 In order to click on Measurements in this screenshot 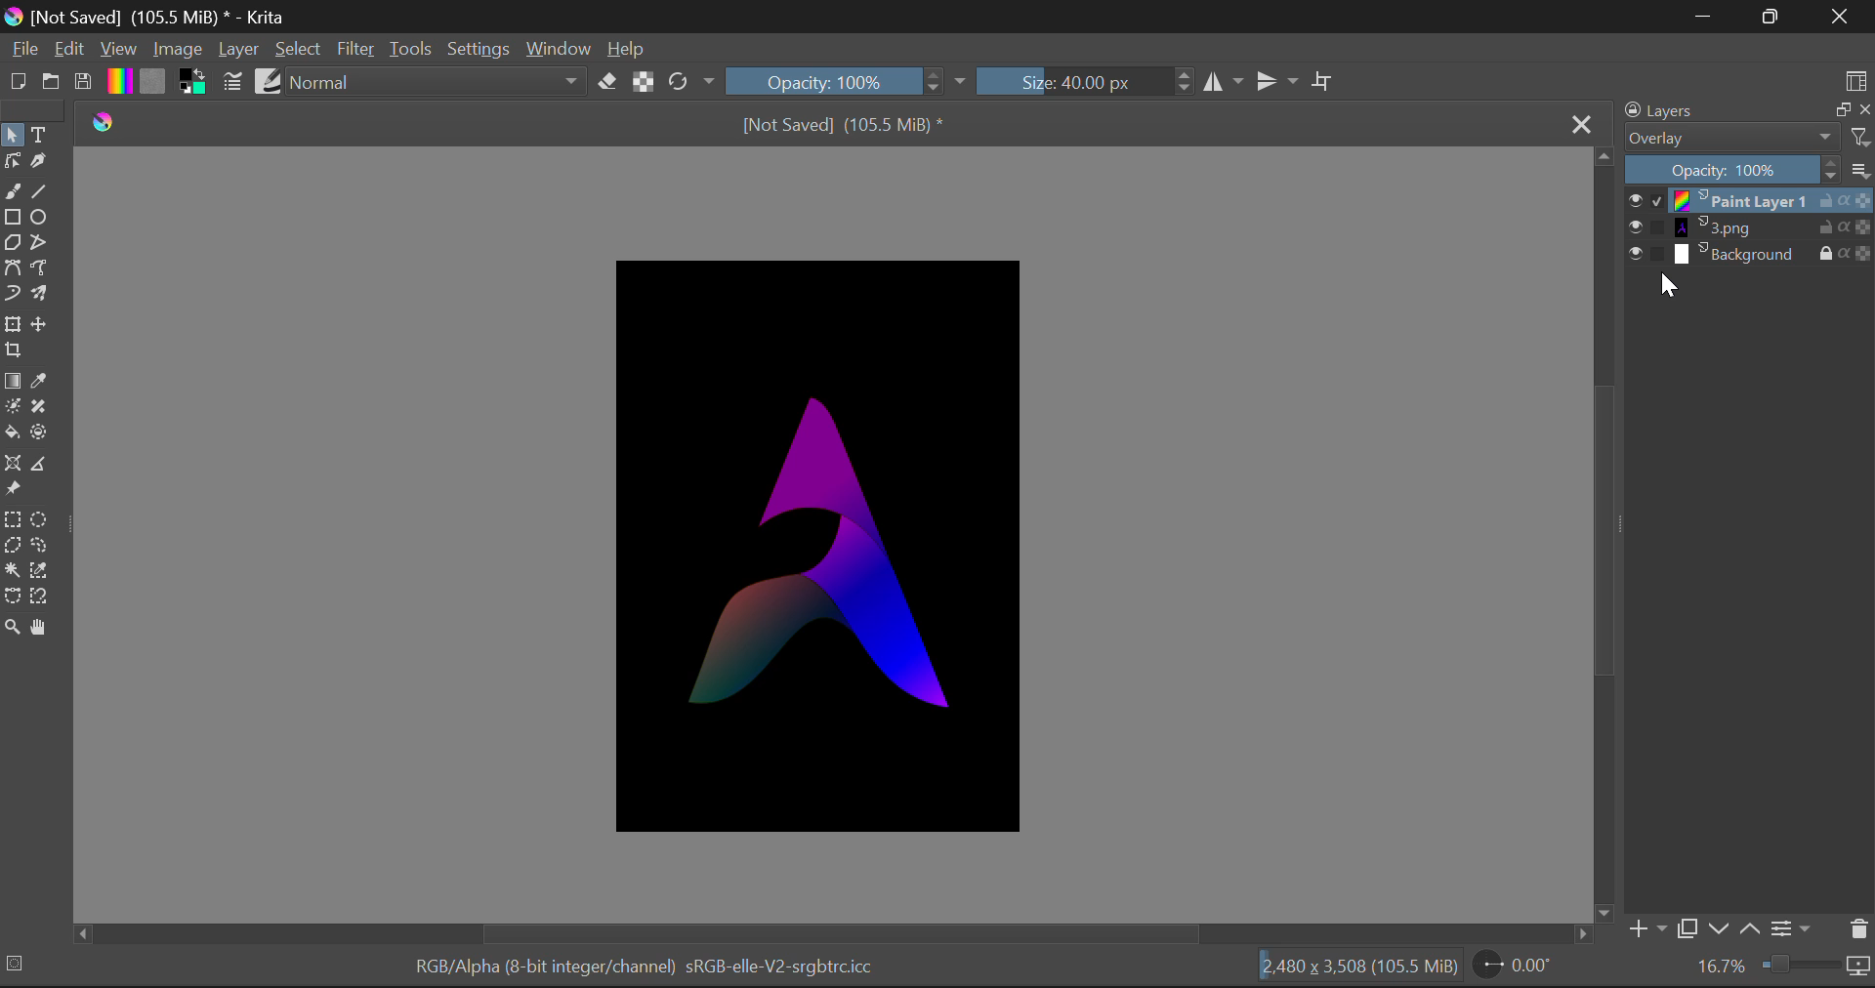, I will do `click(45, 464)`.